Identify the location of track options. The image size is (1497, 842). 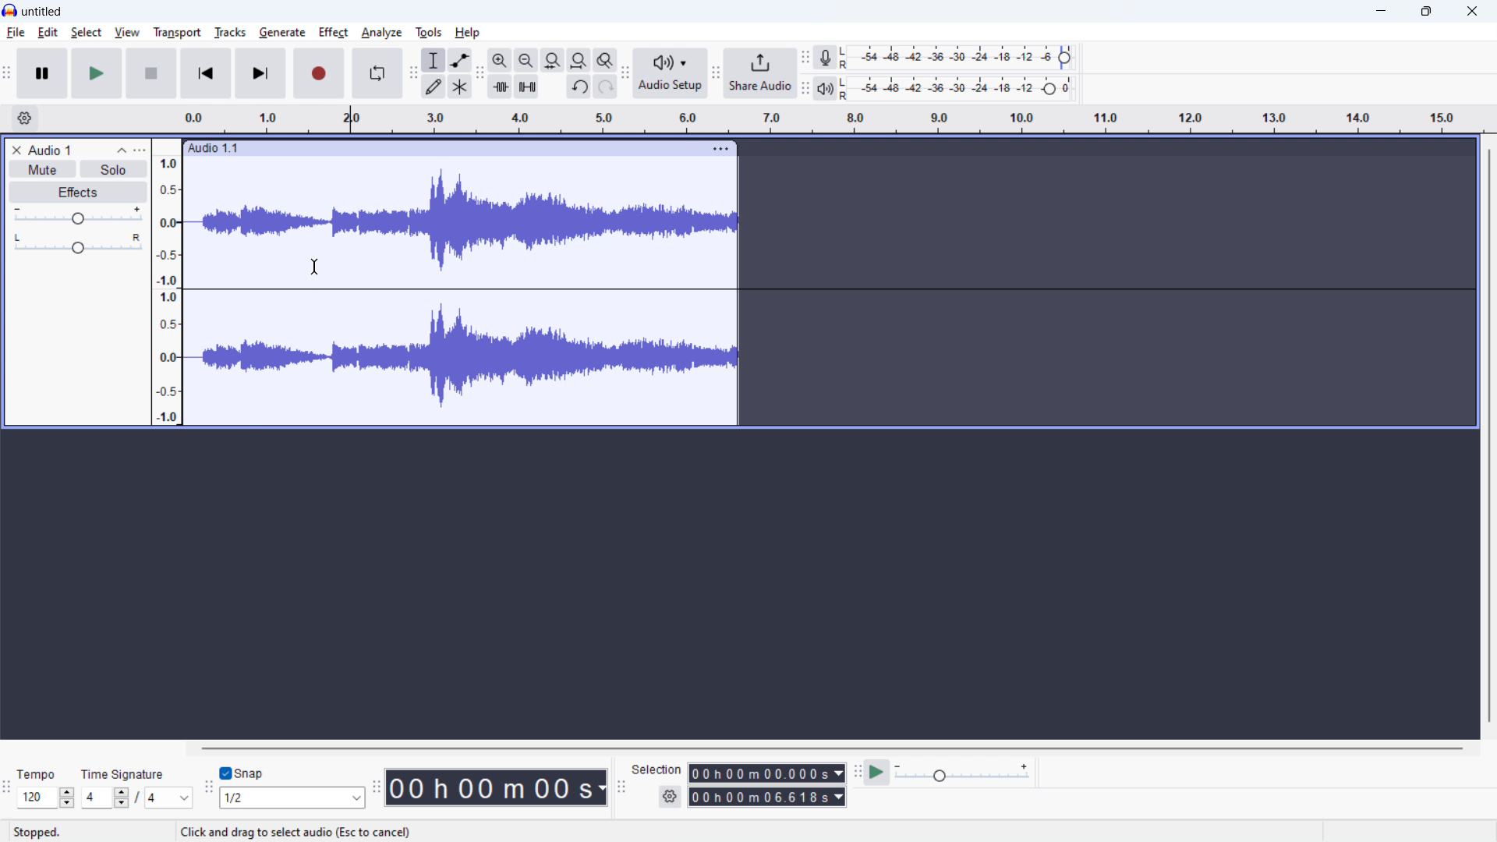
(724, 150).